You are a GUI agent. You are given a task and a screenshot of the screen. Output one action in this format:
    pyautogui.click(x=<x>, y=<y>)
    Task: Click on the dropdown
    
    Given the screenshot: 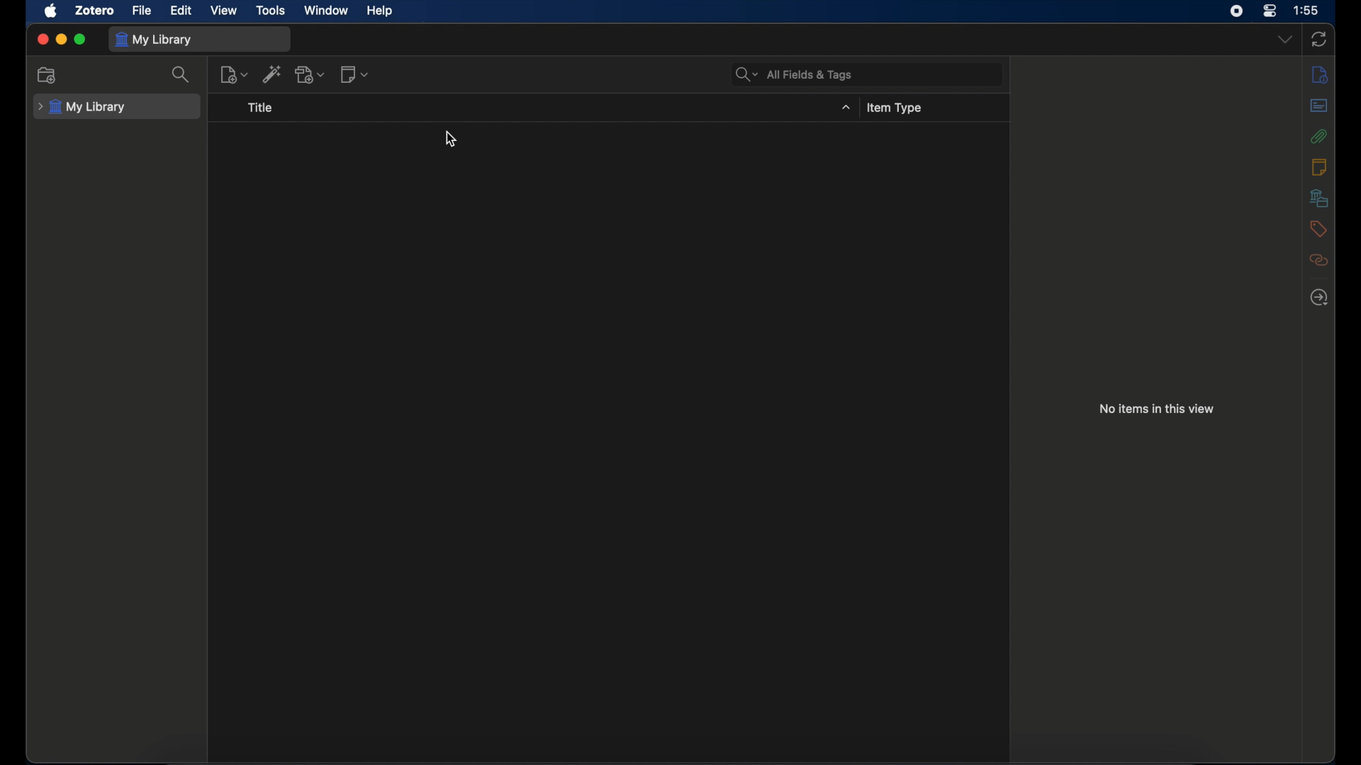 What is the action you would take?
    pyautogui.click(x=1285, y=40)
    